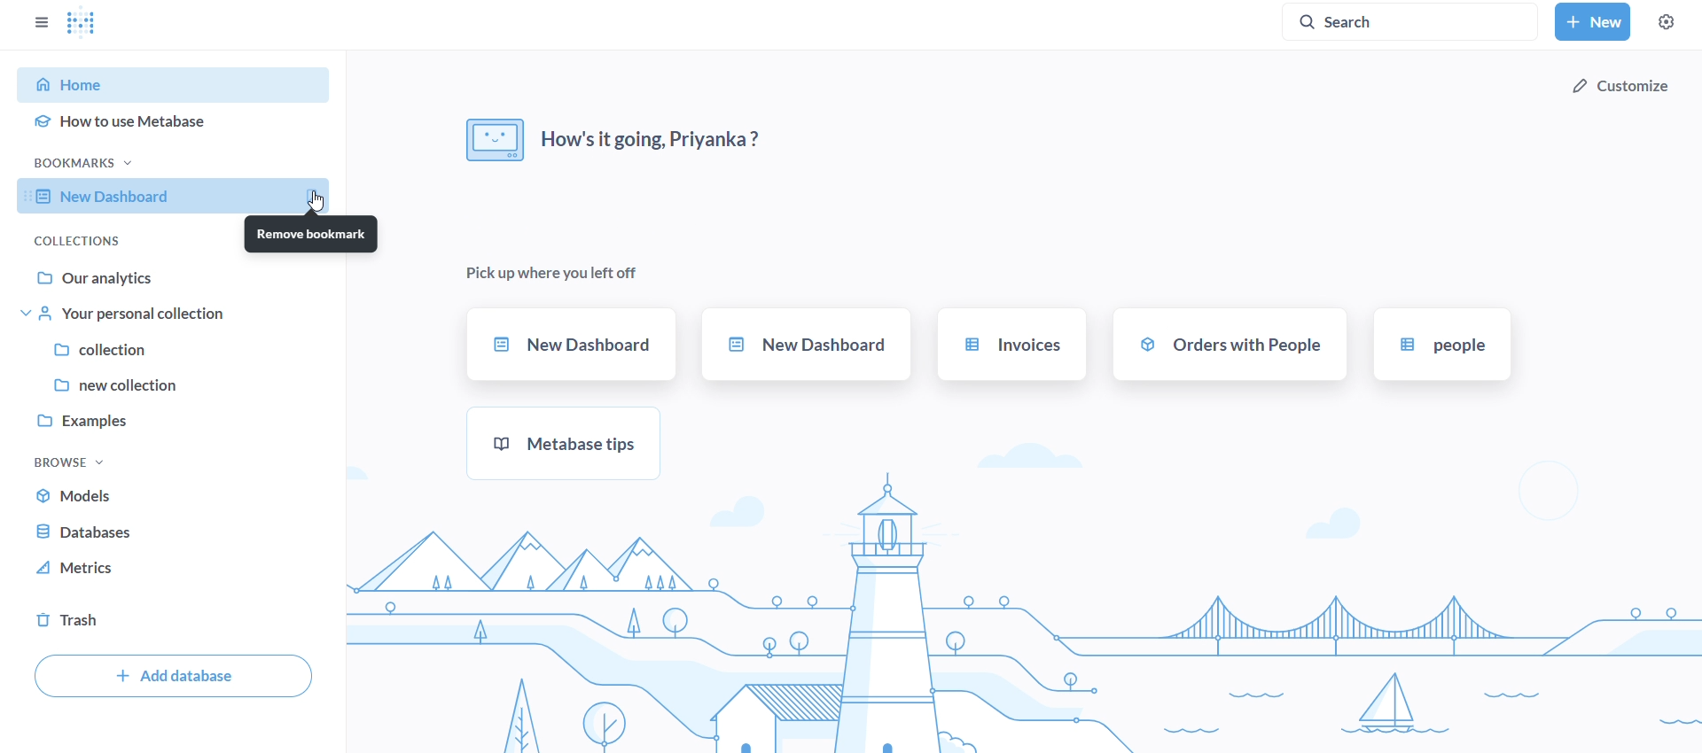  Describe the element at coordinates (176, 85) in the screenshot. I see `home` at that location.